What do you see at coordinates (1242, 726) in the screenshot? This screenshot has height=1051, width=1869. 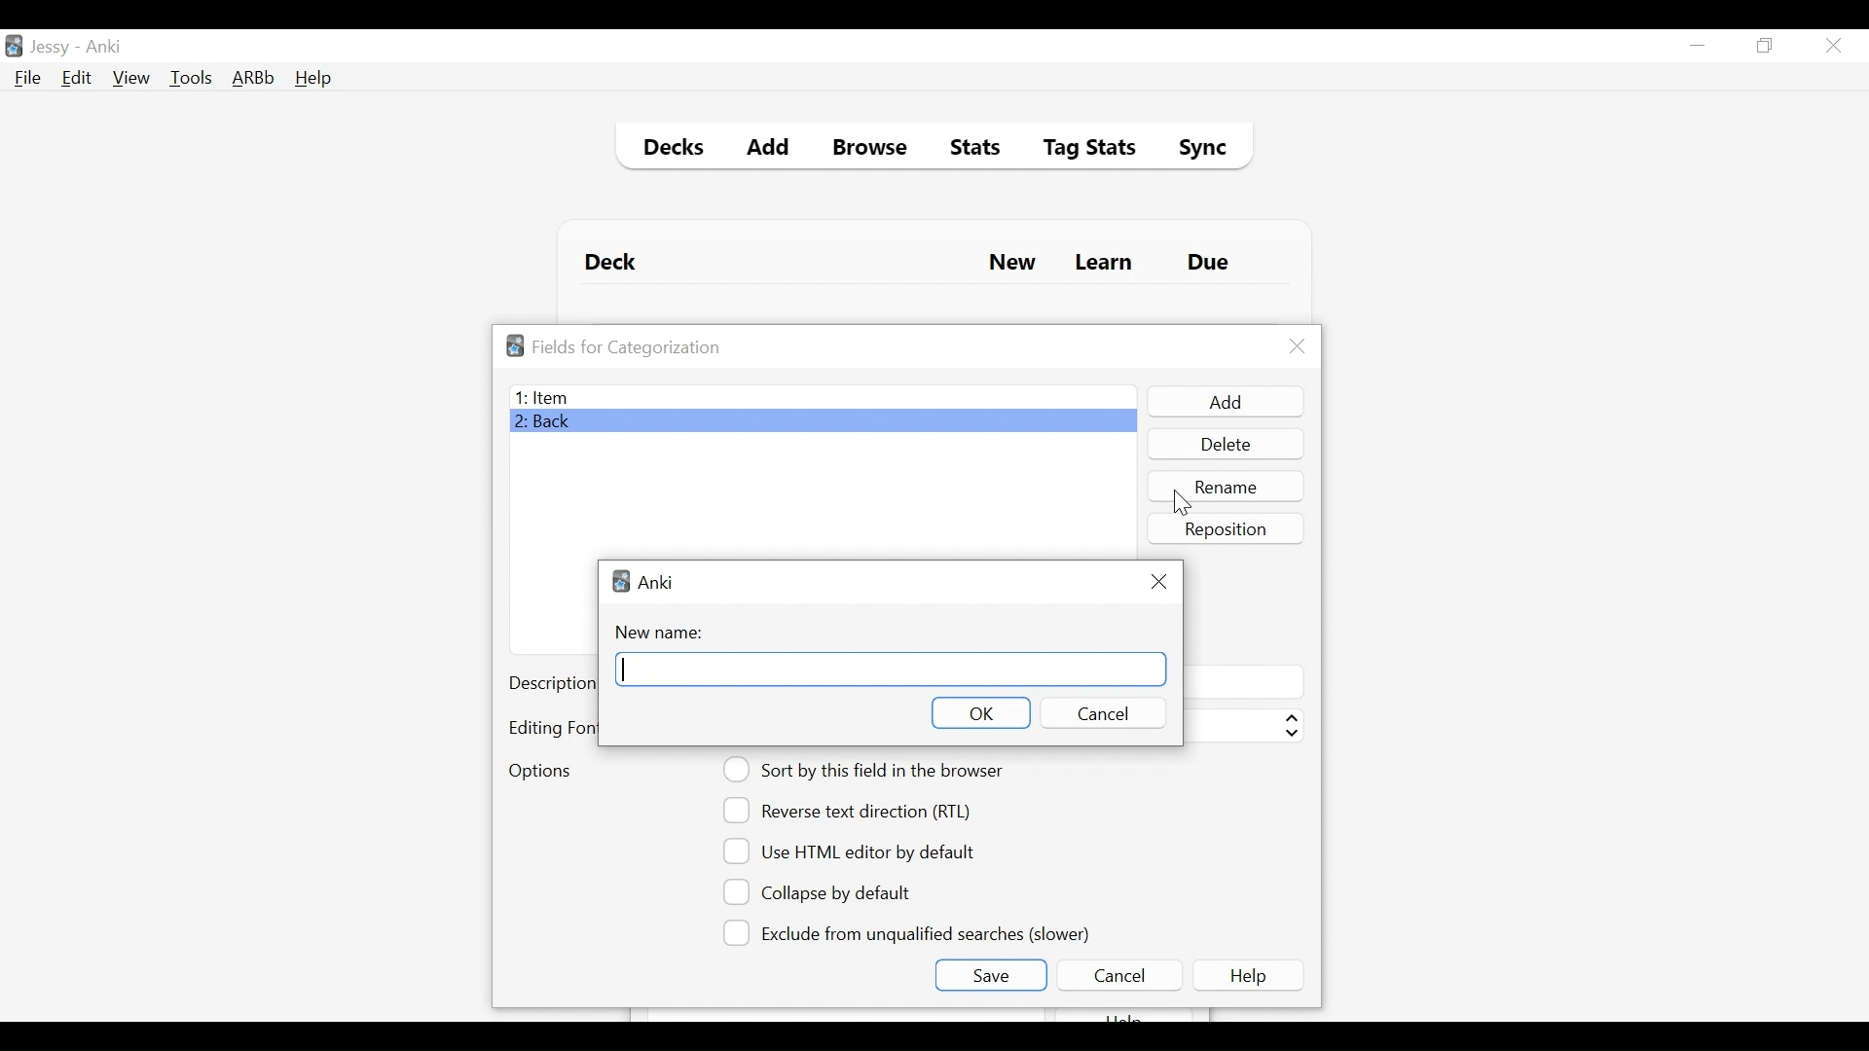 I see `Adjust Font Size` at bounding box center [1242, 726].